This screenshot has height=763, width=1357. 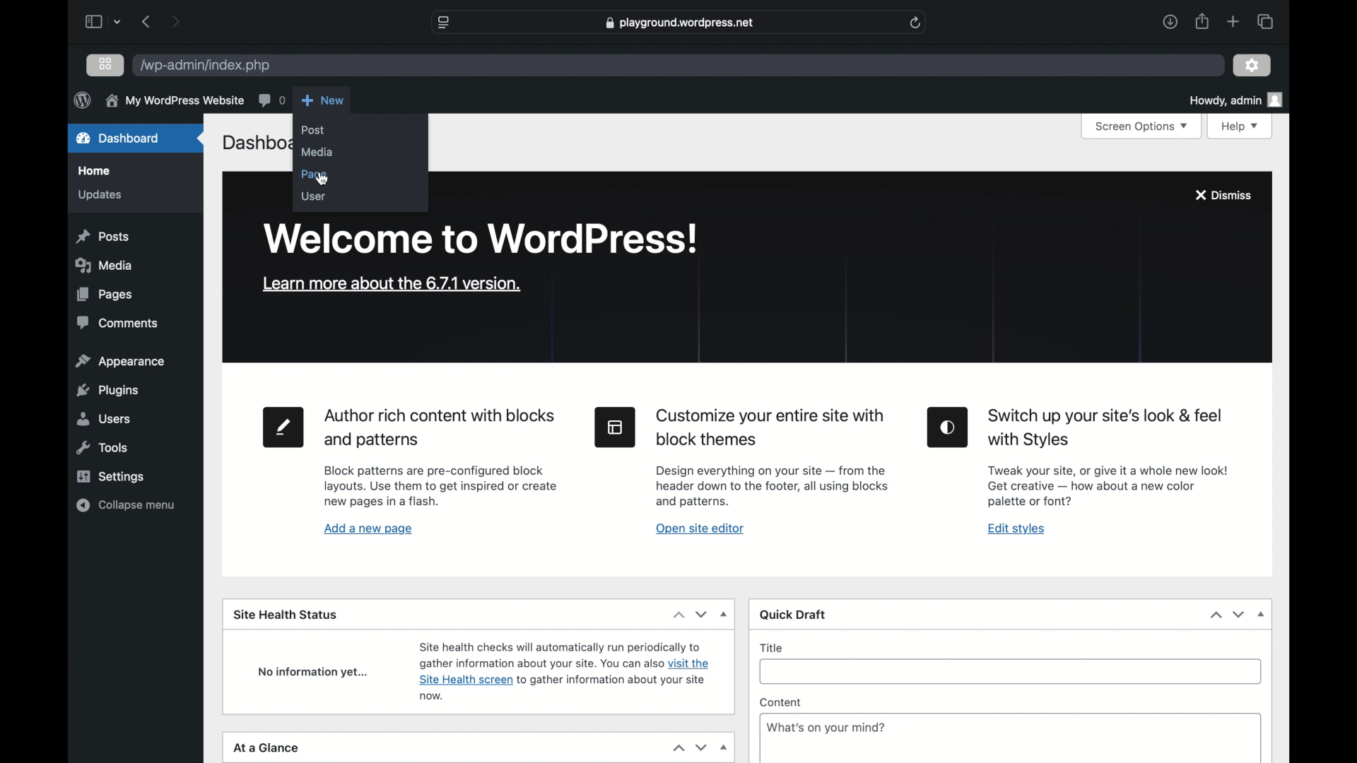 I want to click on posts, so click(x=103, y=237).